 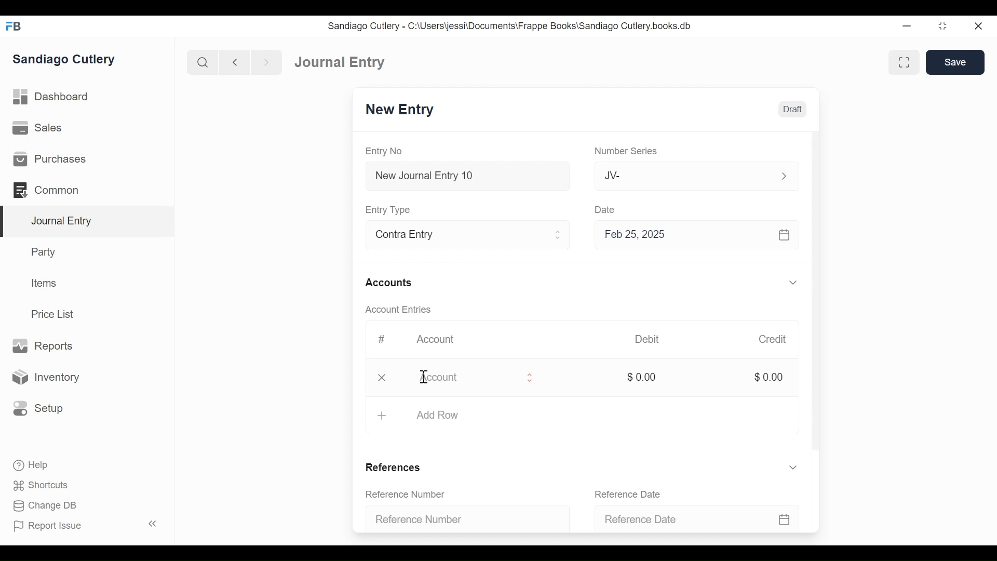 I want to click on Account, so click(x=464, y=379).